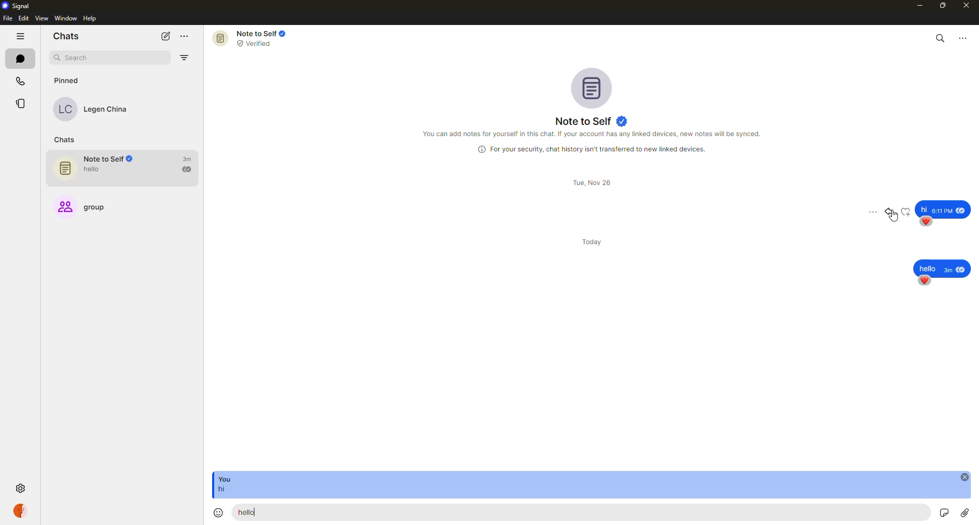 The width and height of the screenshot is (979, 525). Describe the element at coordinates (595, 134) in the screenshot. I see `info` at that location.